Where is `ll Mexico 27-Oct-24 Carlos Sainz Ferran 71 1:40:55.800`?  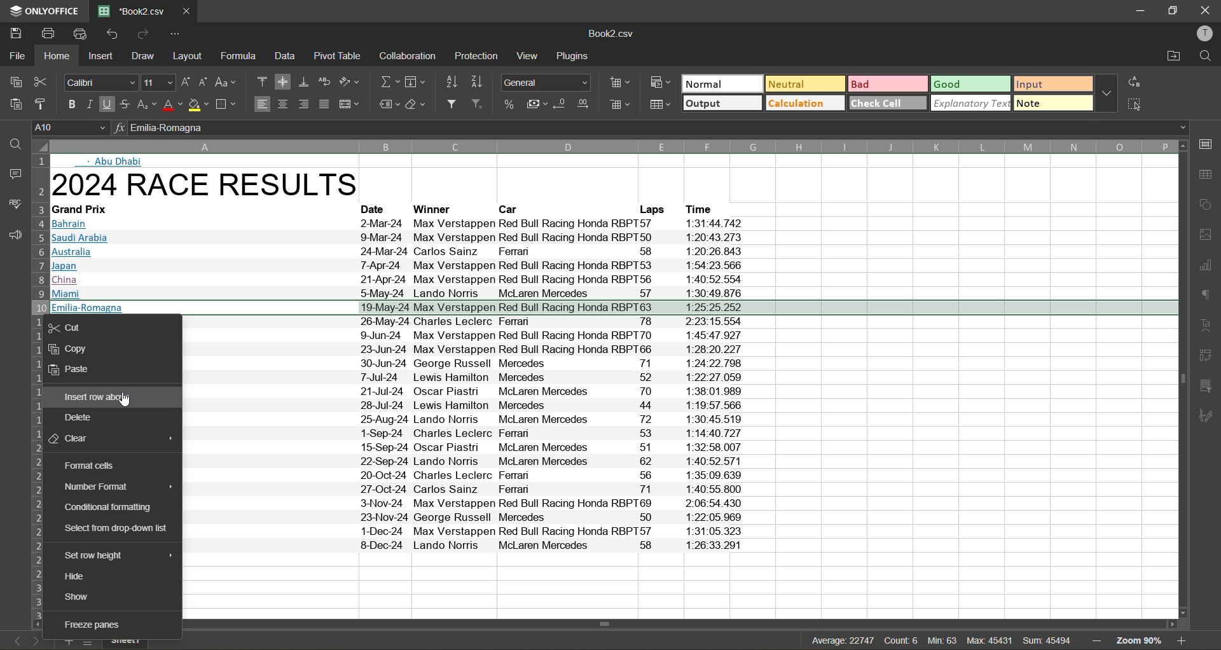 ll Mexico 27-Oct-24 Carlos Sainz Ferran 71 1:40:55.800 is located at coordinates (469, 490).